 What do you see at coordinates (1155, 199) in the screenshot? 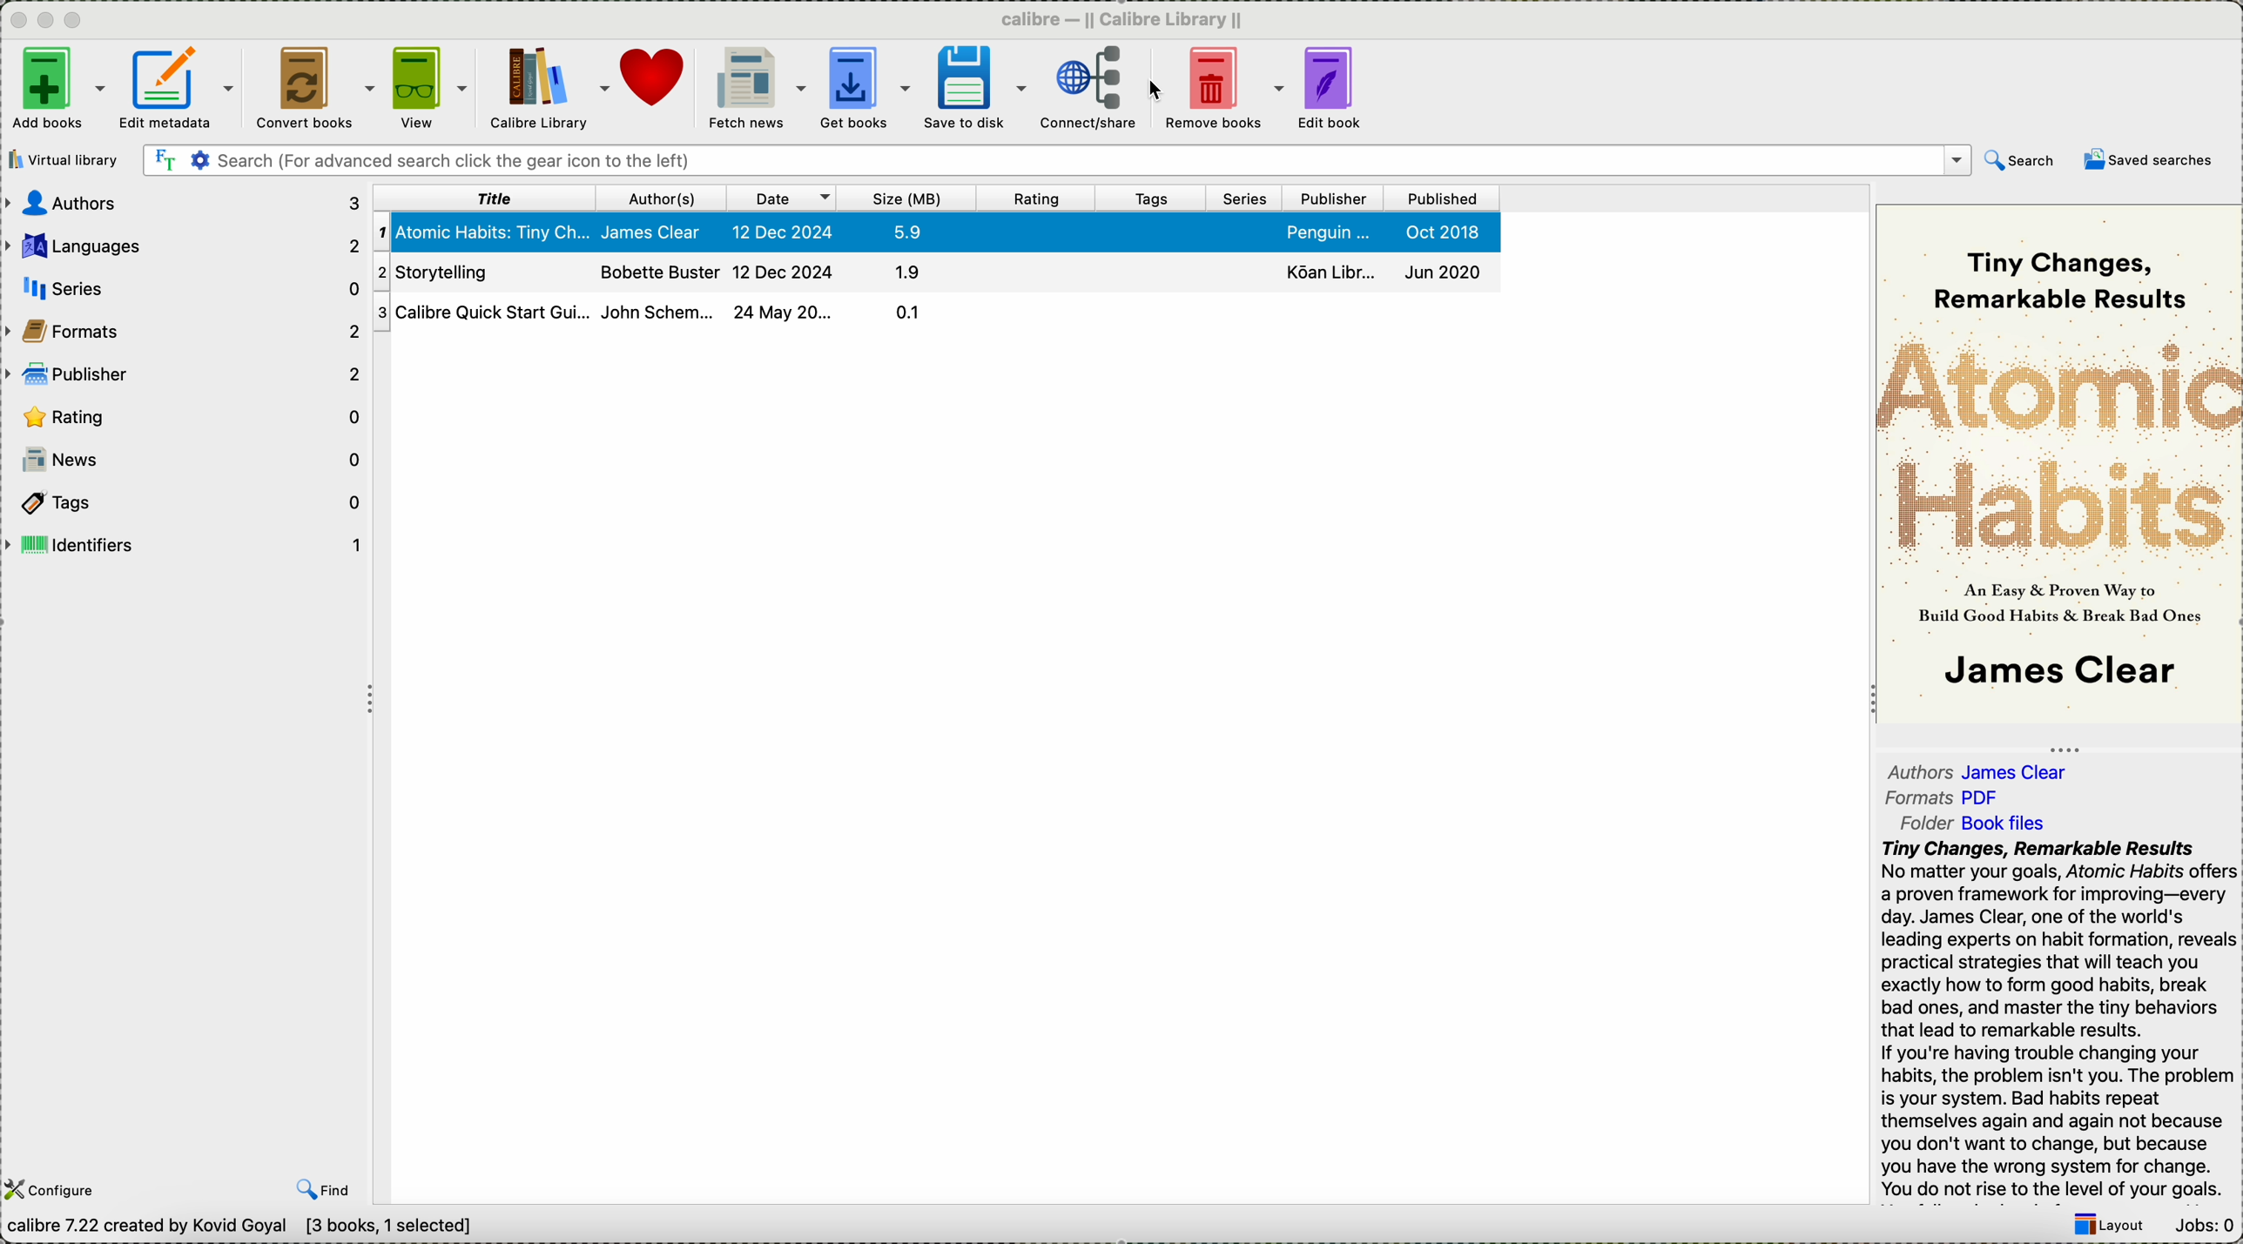
I see `tags` at bounding box center [1155, 199].